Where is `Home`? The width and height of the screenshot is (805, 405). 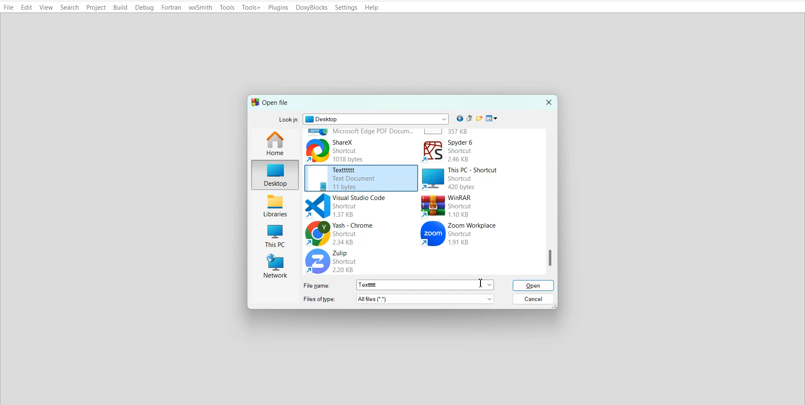 Home is located at coordinates (278, 142).